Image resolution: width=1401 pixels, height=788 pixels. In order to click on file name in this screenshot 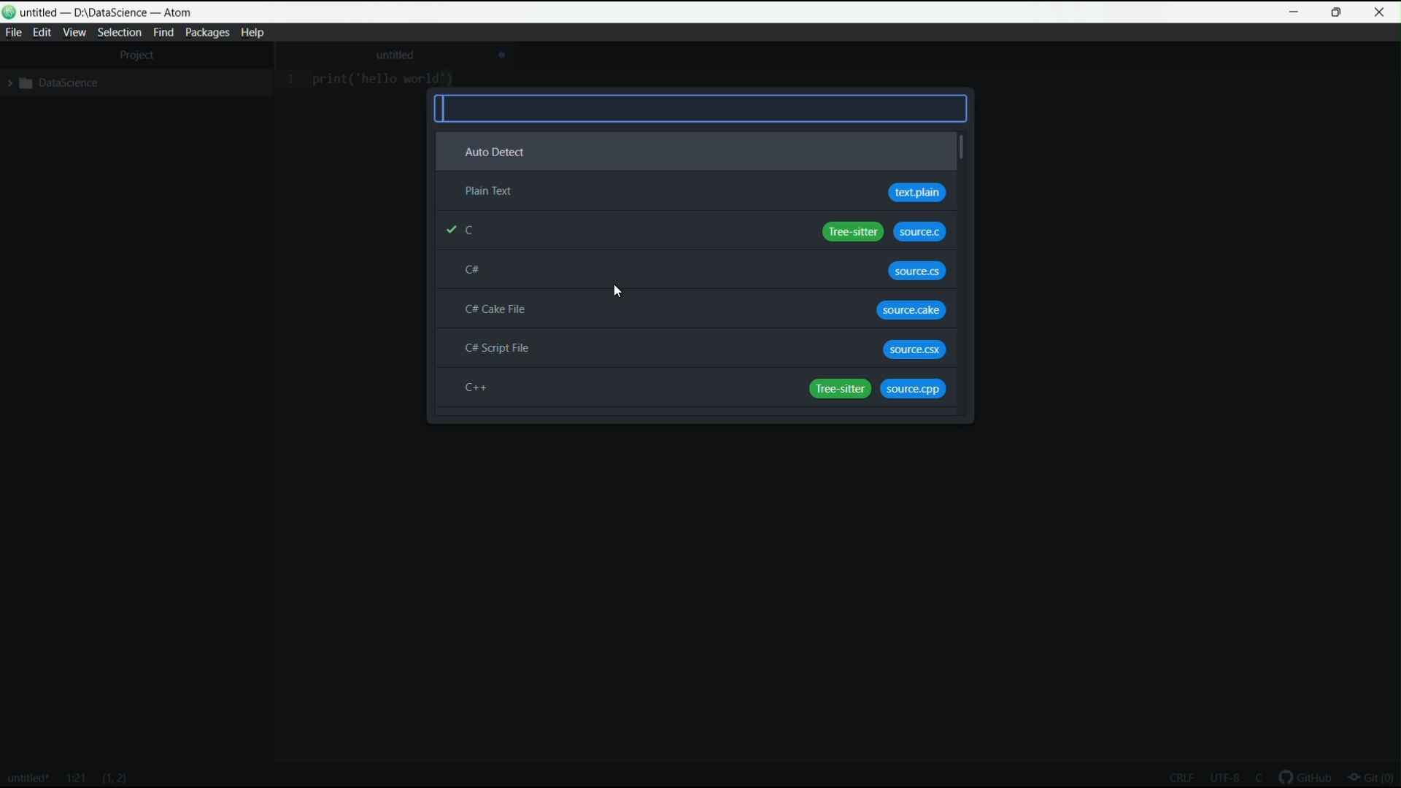, I will do `click(28, 780)`.